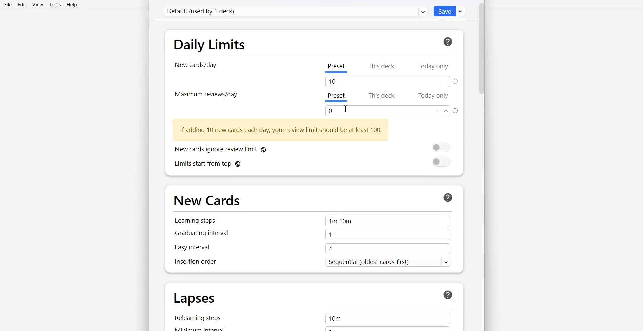  What do you see at coordinates (387, 111) in the screenshot?
I see `Enter amount` at bounding box center [387, 111].